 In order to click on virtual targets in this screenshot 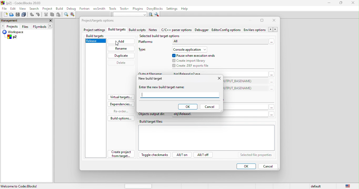, I will do `click(121, 96)`.